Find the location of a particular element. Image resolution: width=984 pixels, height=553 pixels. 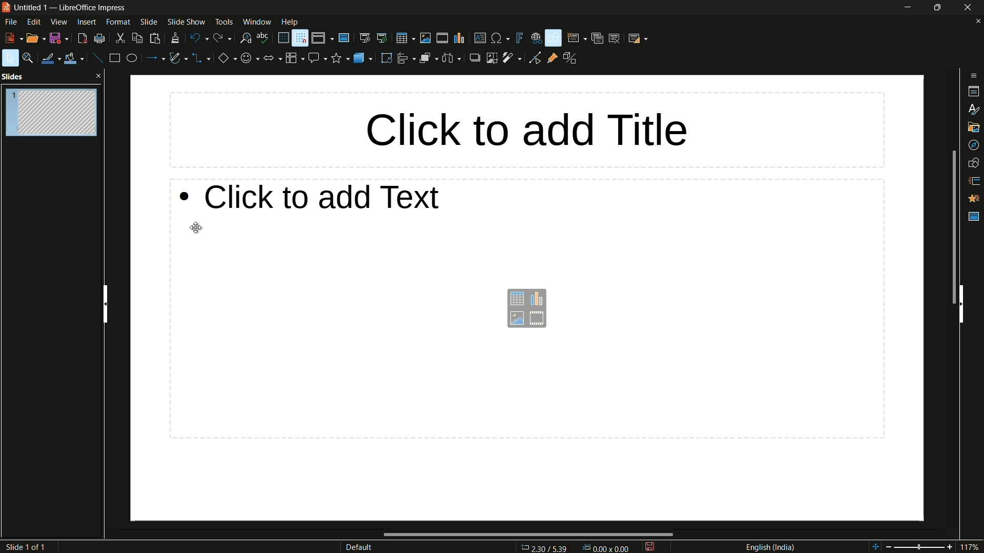

cursor is located at coordinates (196, 228).